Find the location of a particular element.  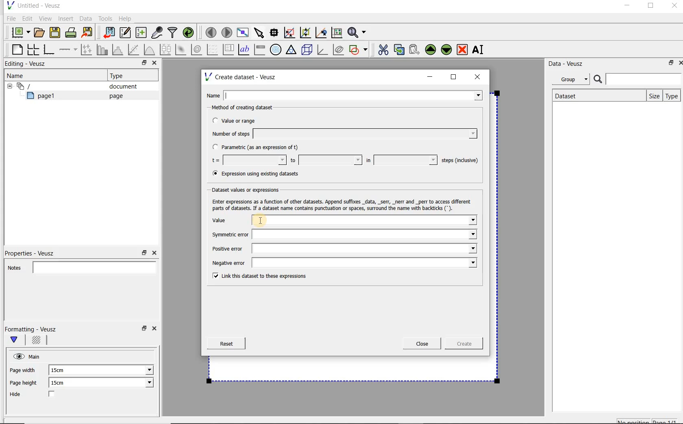

Value or range is located at coordinates (241, 119).